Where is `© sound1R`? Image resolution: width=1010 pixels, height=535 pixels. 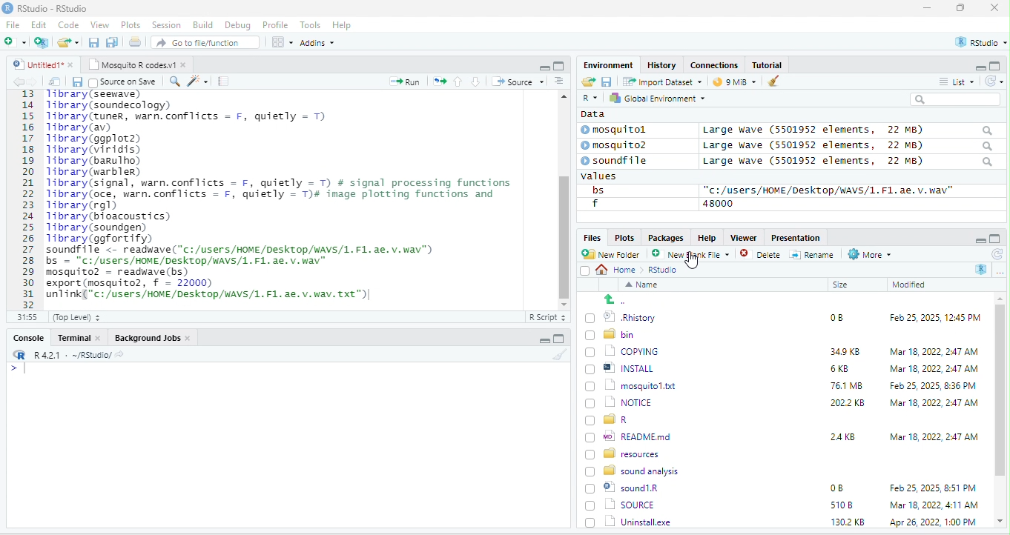
© sound1R is located at coordinates (624, 489).